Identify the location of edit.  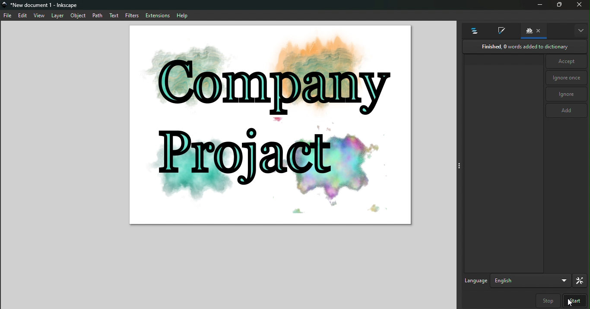
(24, 16).